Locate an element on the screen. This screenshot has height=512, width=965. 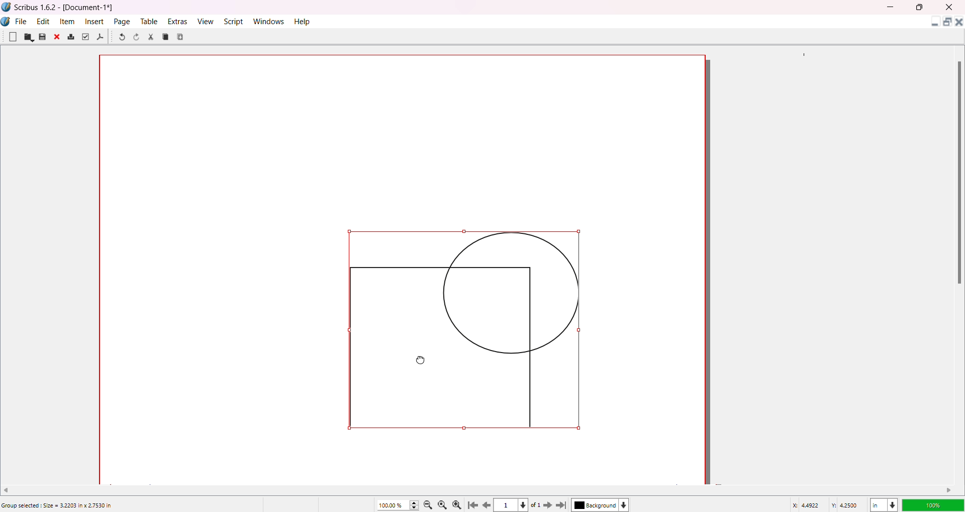
Move right is located at coordinates (949, 490).